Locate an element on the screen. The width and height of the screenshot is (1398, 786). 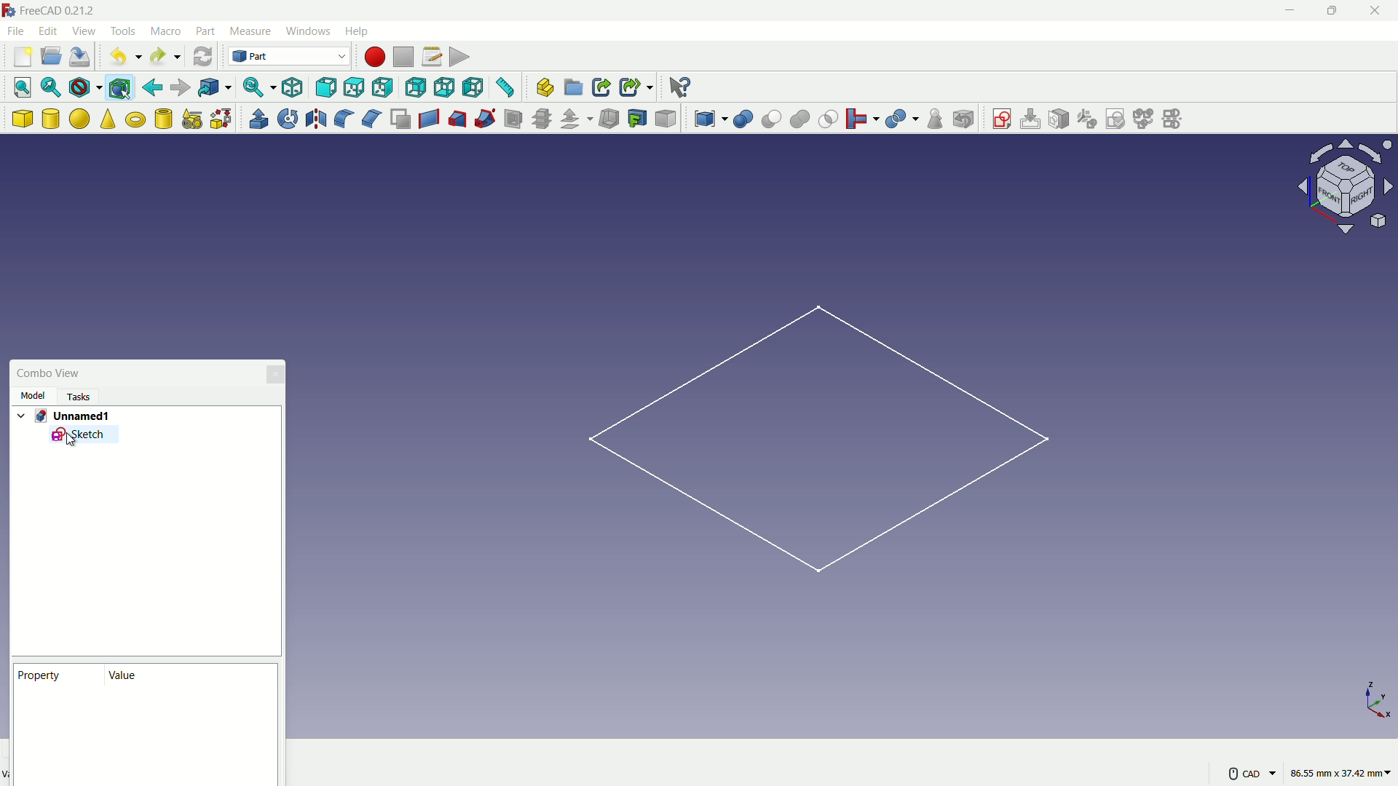
FreeCAD 0.21.2 is located at coordinates (60, 10).